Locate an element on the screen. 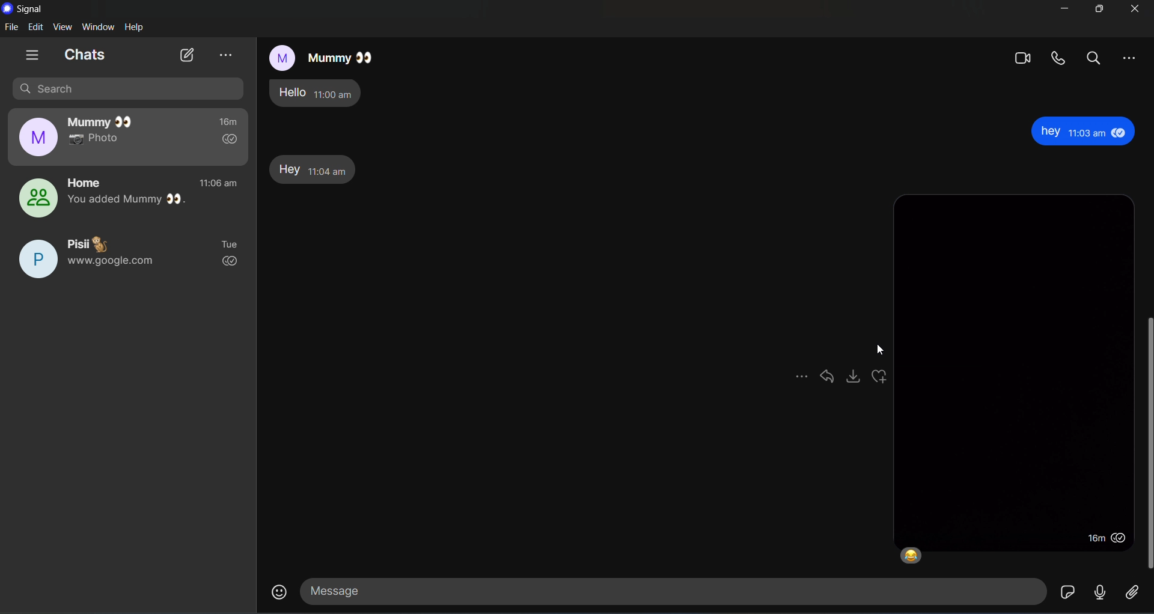 The image size is (1154, 614). mummy chat is located at coordinates (128, 137).